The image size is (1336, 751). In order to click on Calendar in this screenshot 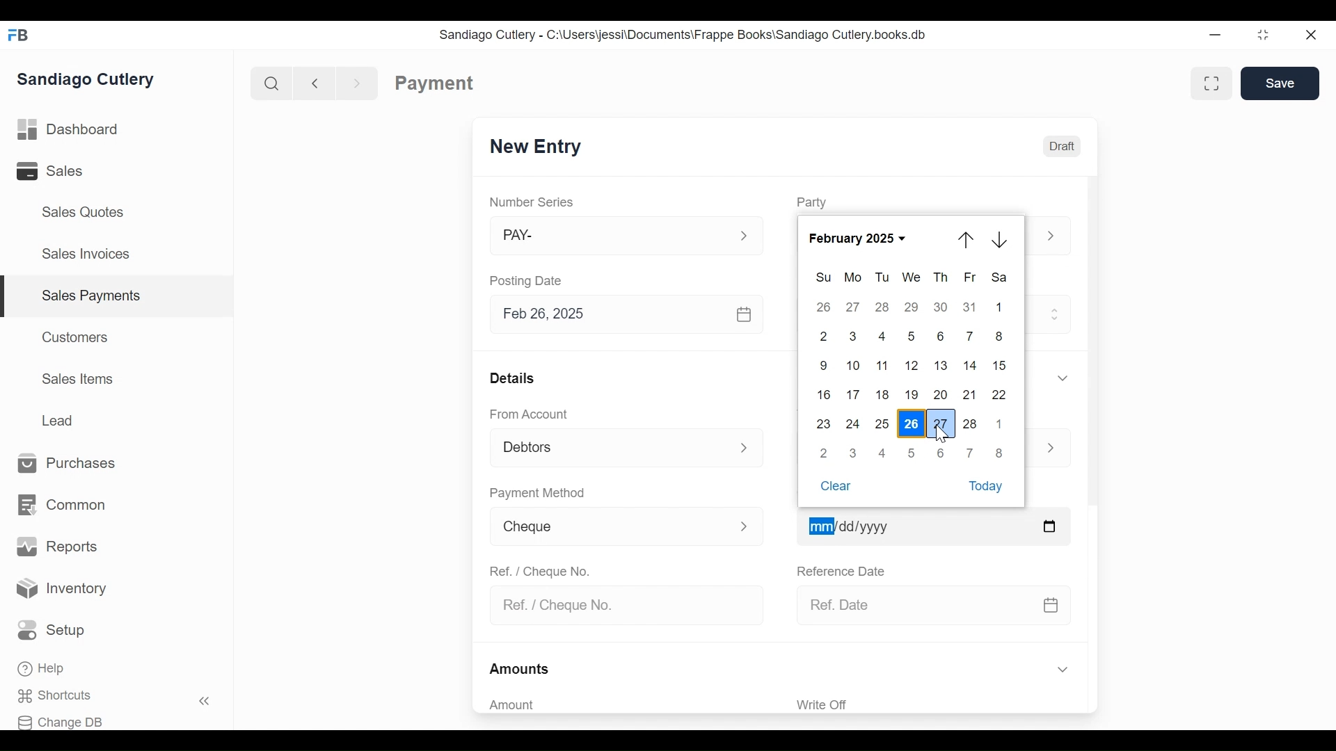, I will do `click(1051, 606)`.